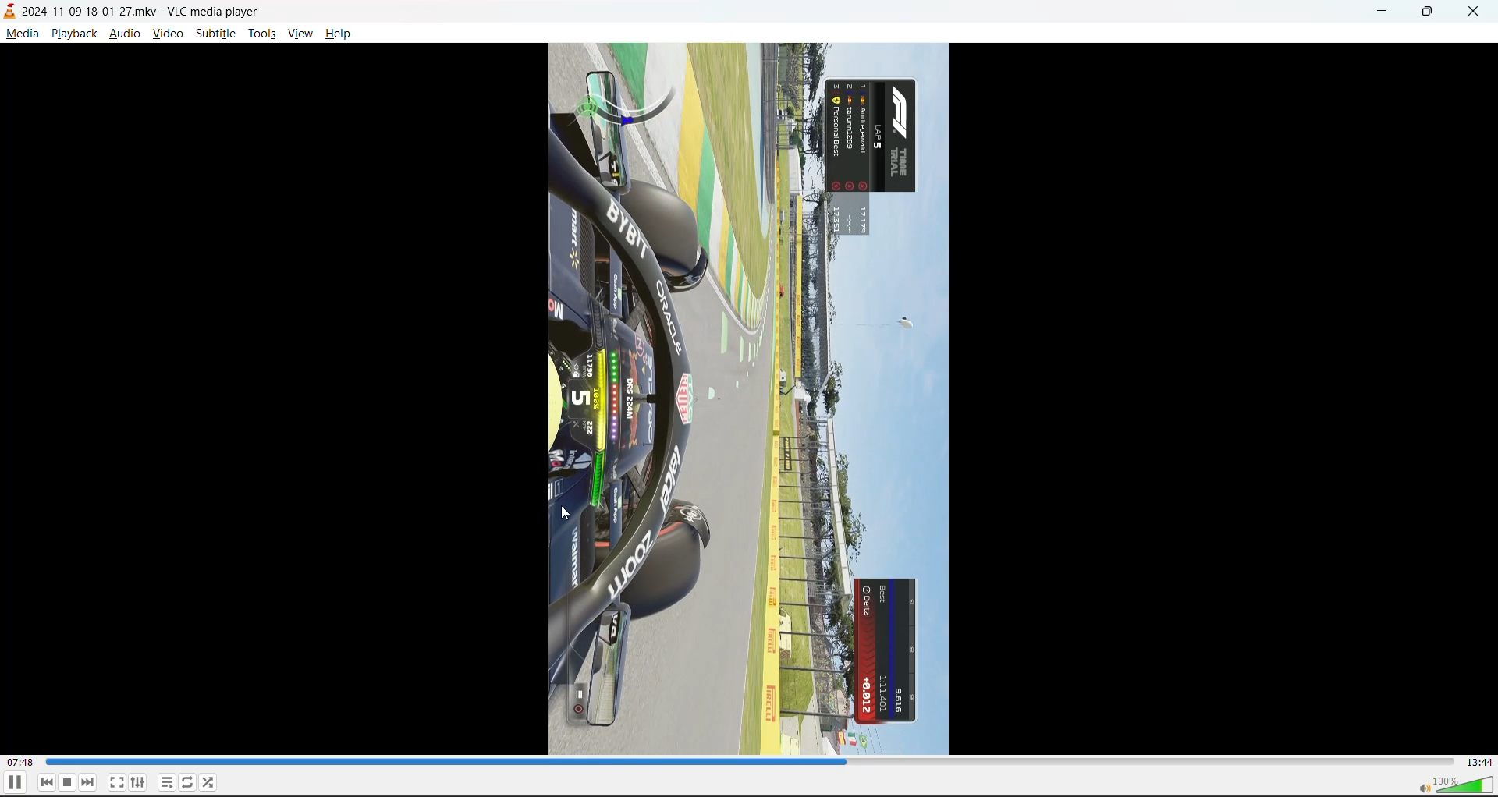 This screenshot has height=797, width=1498. Describe the element at coordinates (187, 780) in the screenshot. I see `loop` at that location.